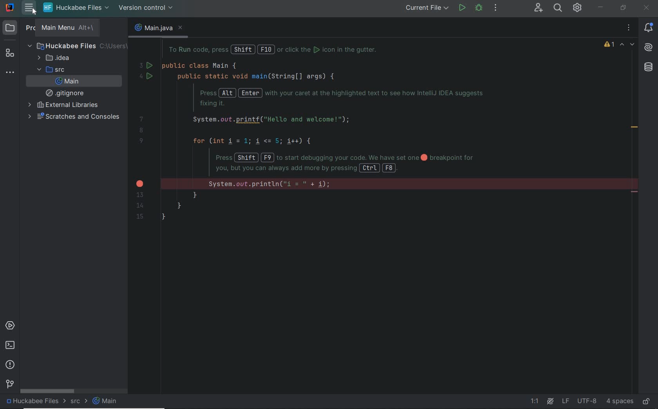  I want to click on project file name, so click(75, 7).